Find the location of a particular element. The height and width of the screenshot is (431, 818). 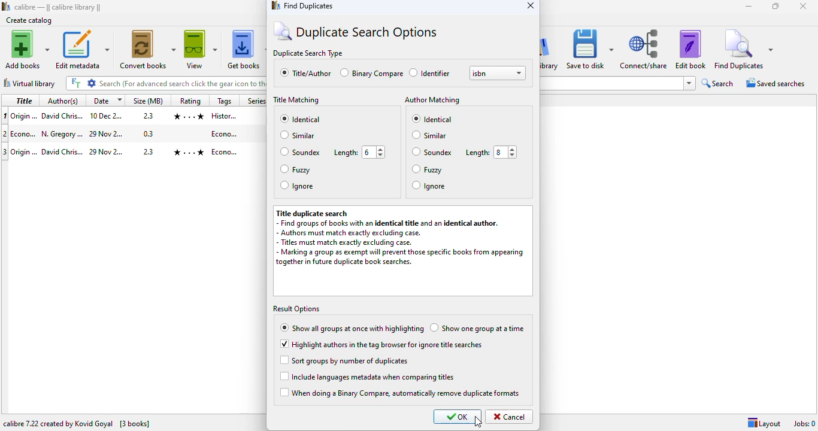

edit book is located at coordinates (691, 50).